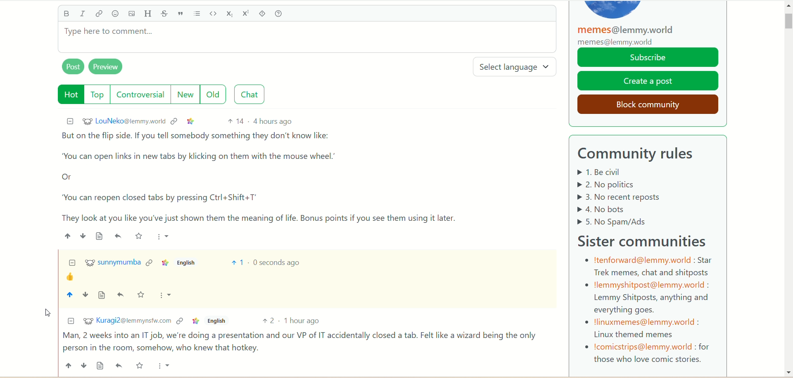 This screenshot has width=793, height=378. Describe the element at coordinates (68, 120) in the screenshot. I see `minimize` at that location.